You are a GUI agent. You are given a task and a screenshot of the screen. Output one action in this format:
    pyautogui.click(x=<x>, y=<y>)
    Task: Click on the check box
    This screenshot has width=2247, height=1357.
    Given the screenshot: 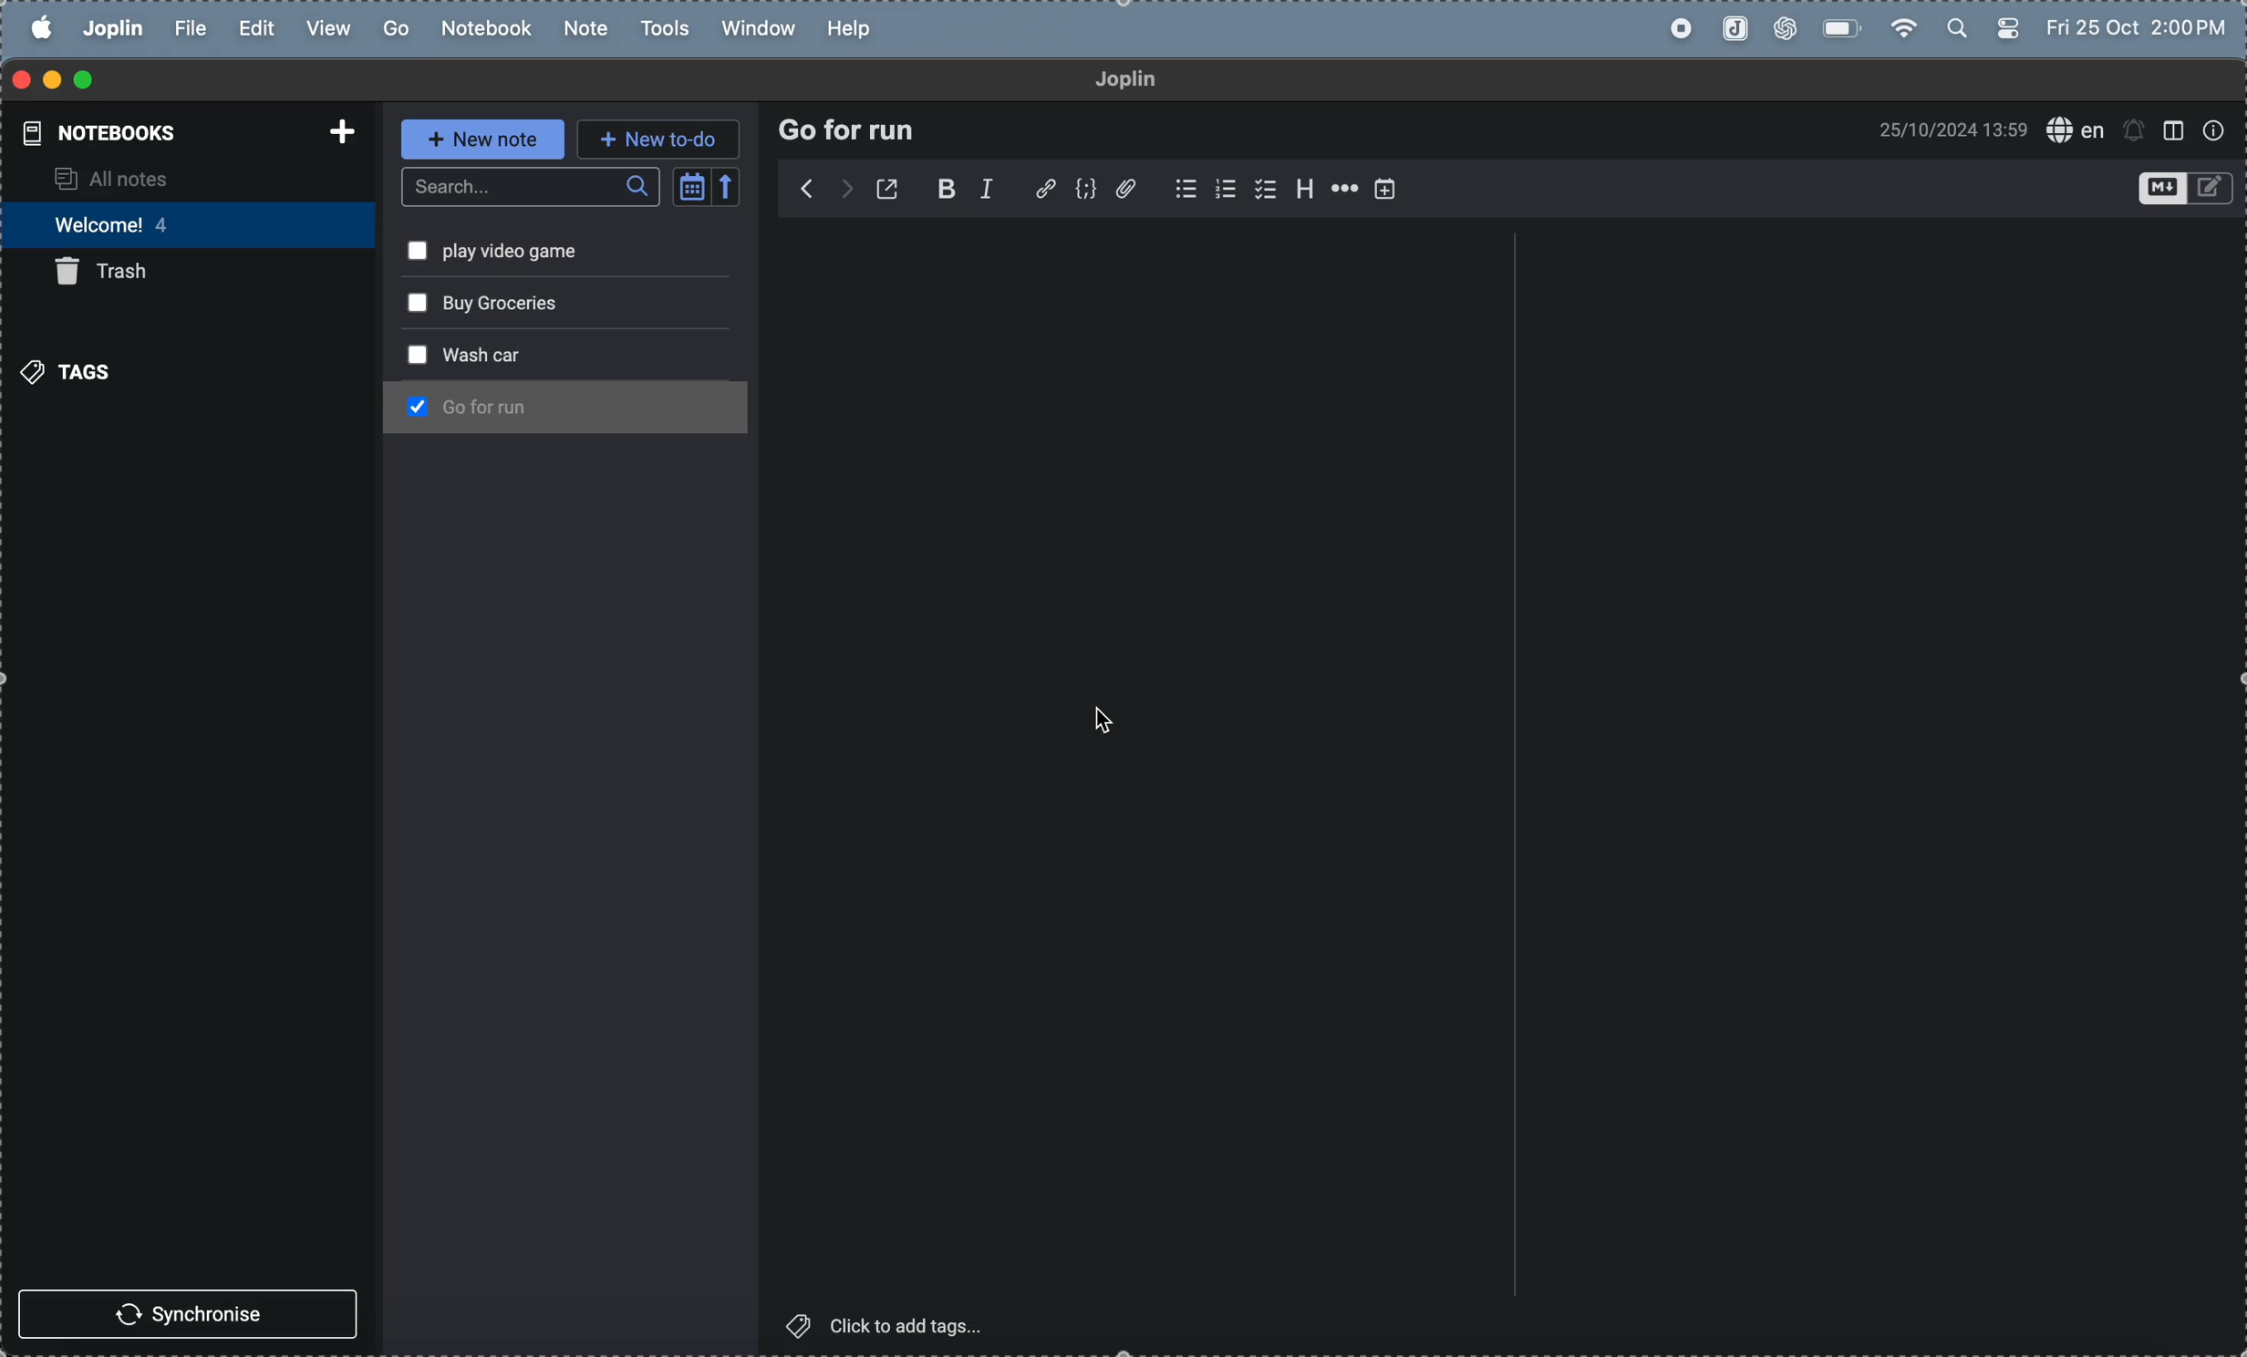 What is the action you would take?
    pyautogui.click(x=410, y=249)
    